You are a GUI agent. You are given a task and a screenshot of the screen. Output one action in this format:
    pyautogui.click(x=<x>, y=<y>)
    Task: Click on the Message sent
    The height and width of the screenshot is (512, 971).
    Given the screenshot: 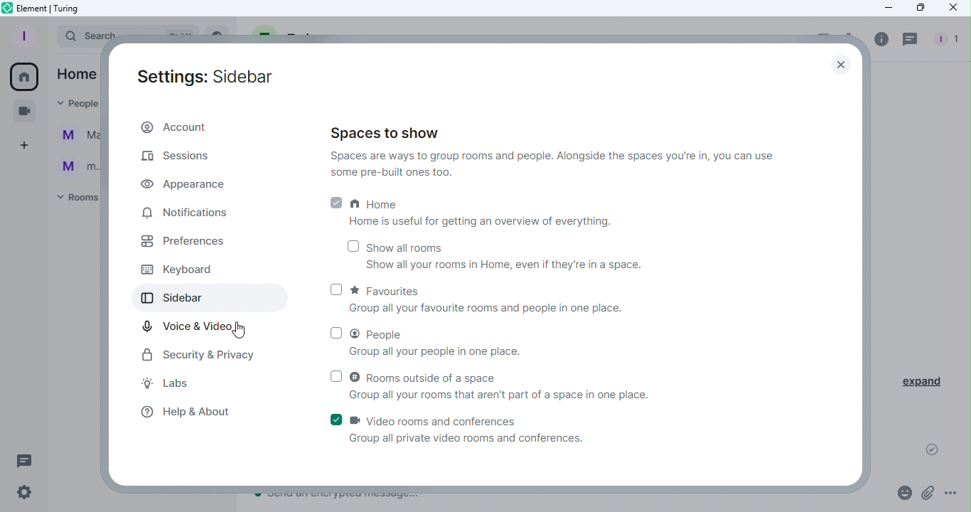 What is the action you would take?
    pyautogui.click(x=927, y=449)
    